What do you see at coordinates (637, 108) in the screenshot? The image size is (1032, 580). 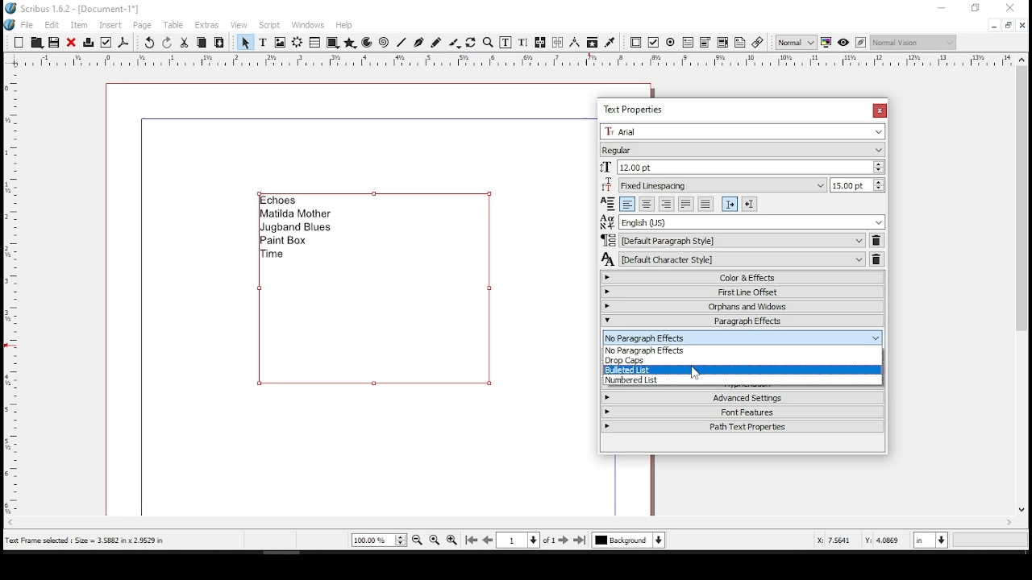 I see `text properties` at bounding box center [637, 108].